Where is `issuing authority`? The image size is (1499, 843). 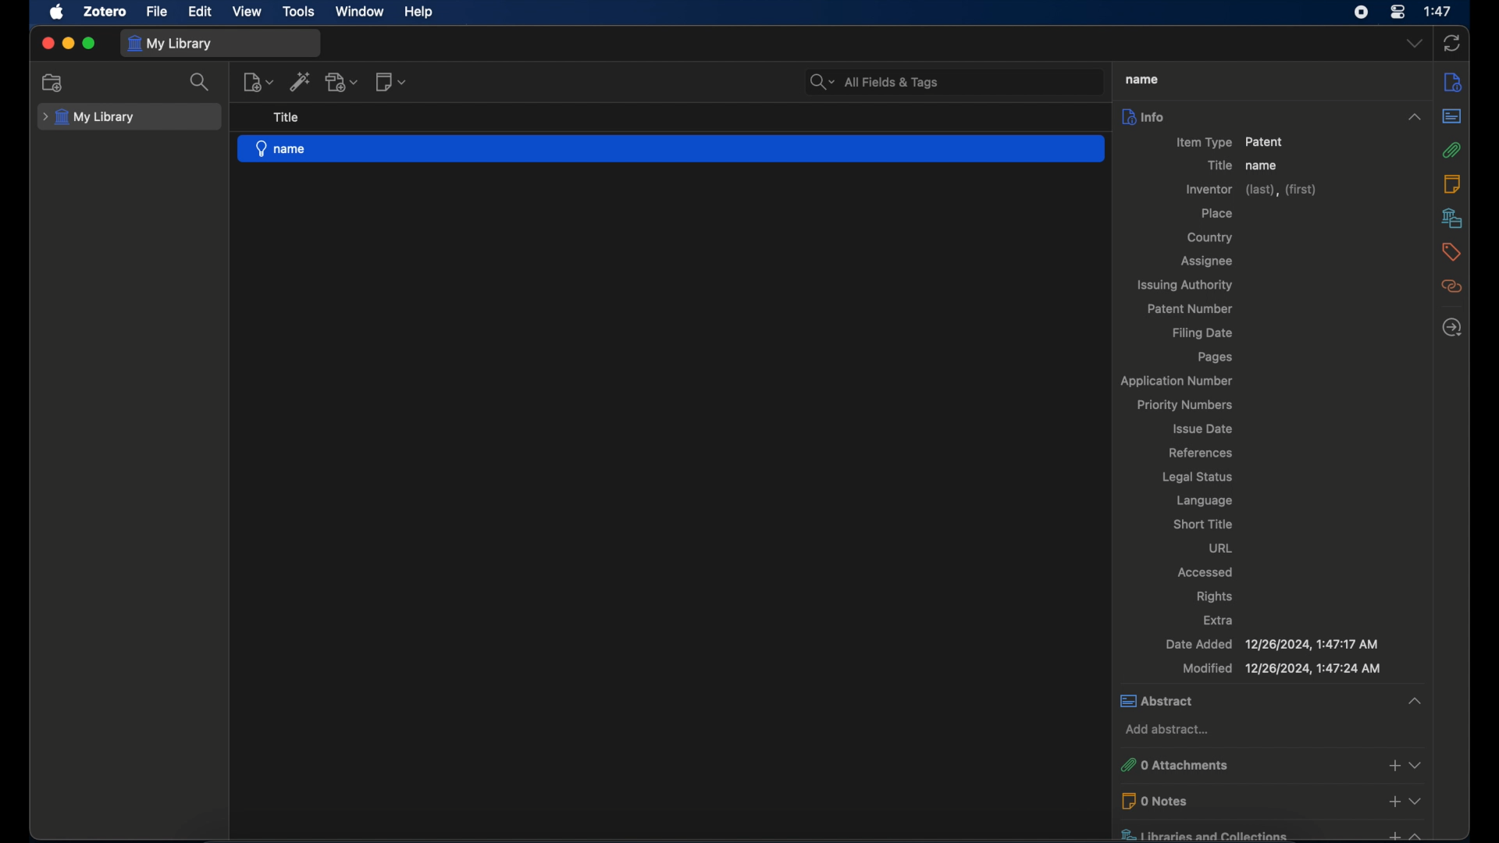
issuing authority is located at coordinates (1184, 285).